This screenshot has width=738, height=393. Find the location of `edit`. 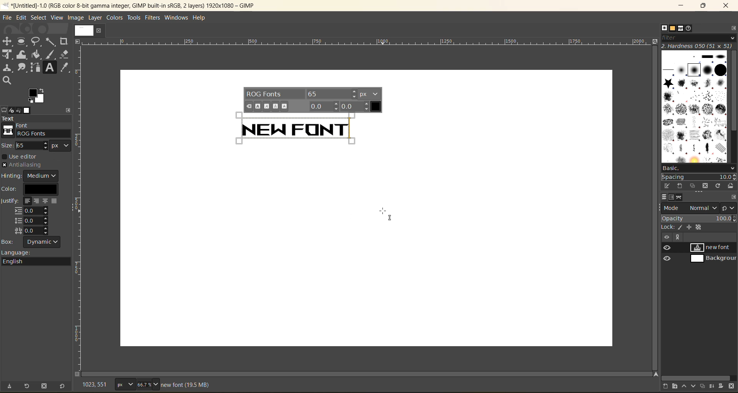

edit is located at coordinates (22, 18).